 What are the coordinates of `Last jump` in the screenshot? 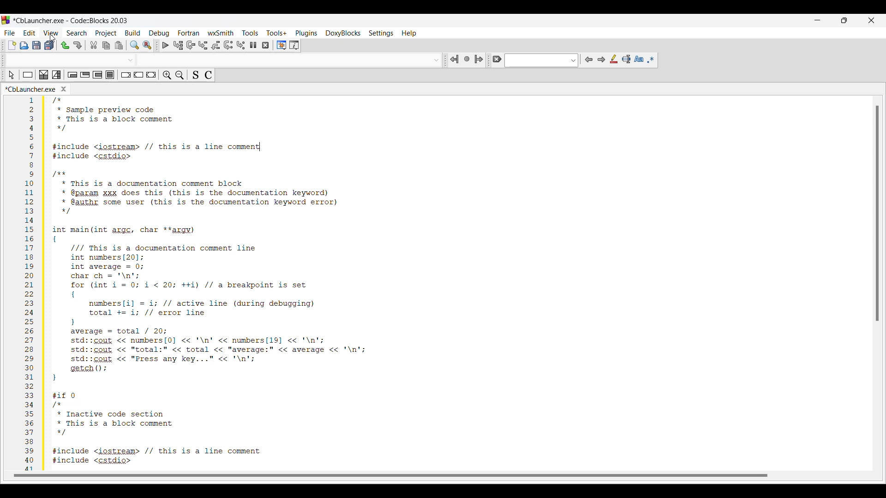 It's located at (467, 59).